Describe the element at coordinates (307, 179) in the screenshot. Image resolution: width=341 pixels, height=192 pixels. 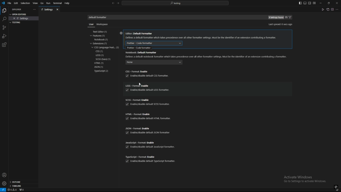
I see `Activate windows go to settings to activate windows` at that location.